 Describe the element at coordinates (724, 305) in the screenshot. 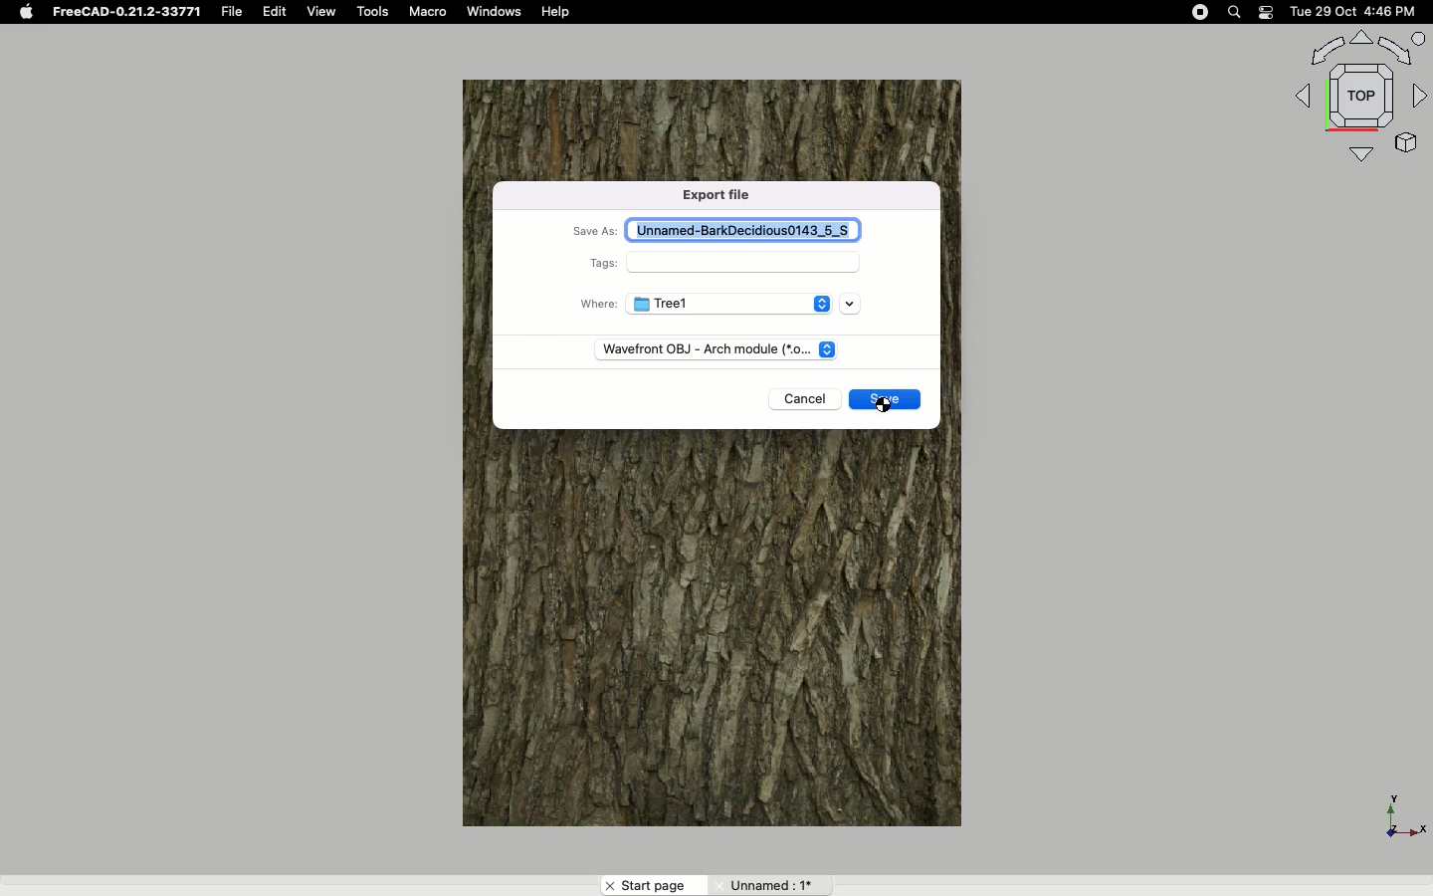

I see `Tree1` at that location.